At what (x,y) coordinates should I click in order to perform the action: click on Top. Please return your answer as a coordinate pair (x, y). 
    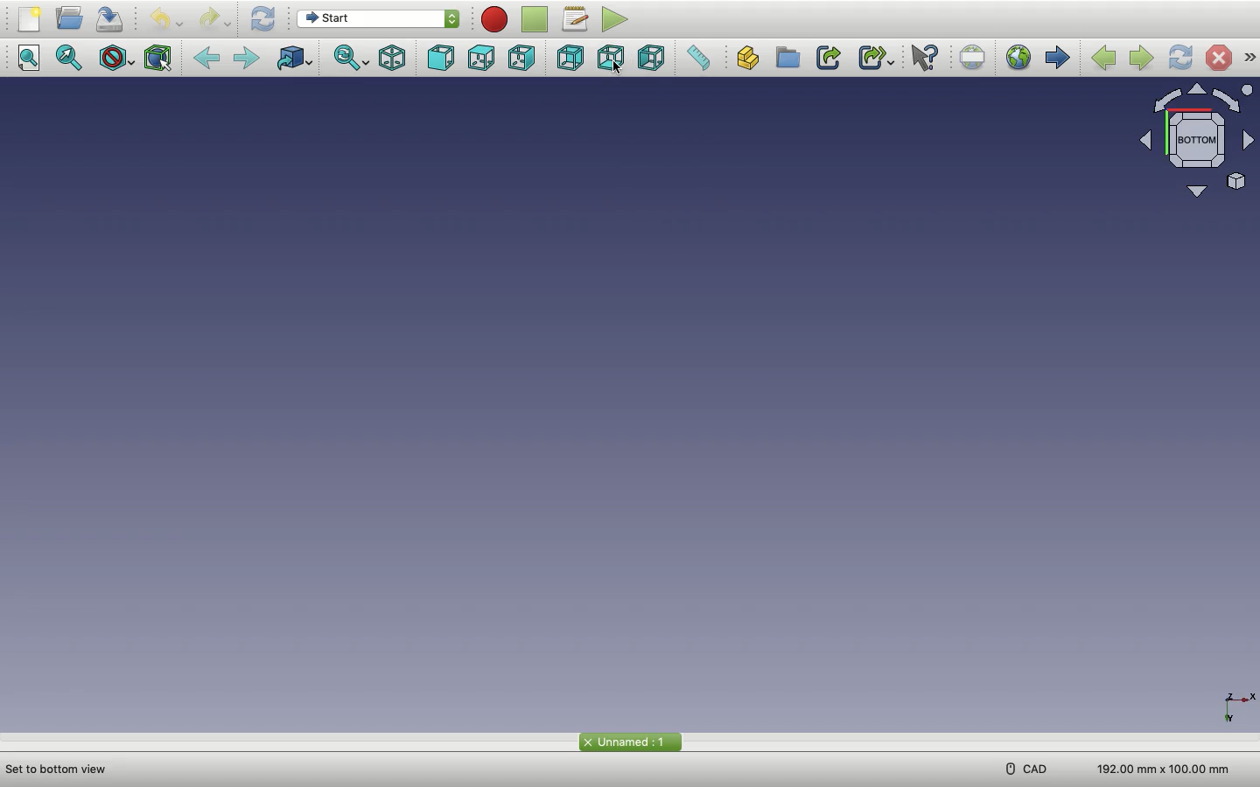
    Looking at the image, I should click on (484, 59).